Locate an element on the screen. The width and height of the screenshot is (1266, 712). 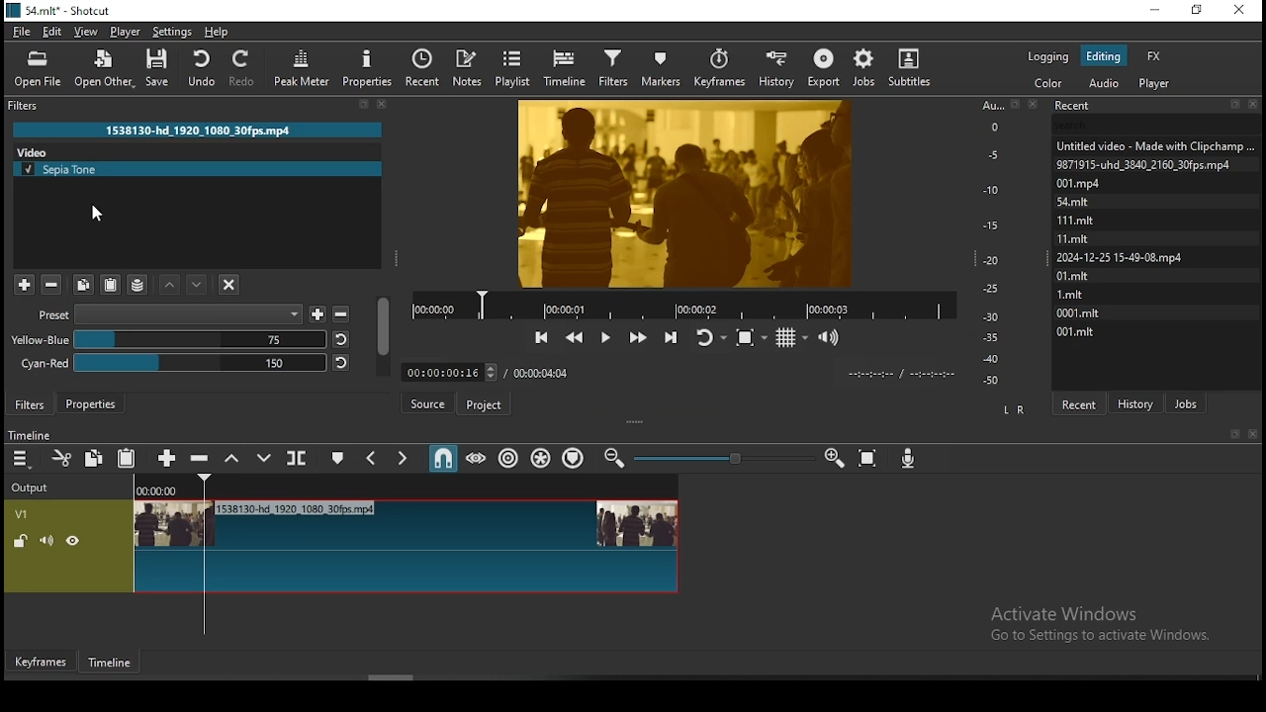
Untitled video - Made with Clipchamp... is located at coordinates (1159, 145).